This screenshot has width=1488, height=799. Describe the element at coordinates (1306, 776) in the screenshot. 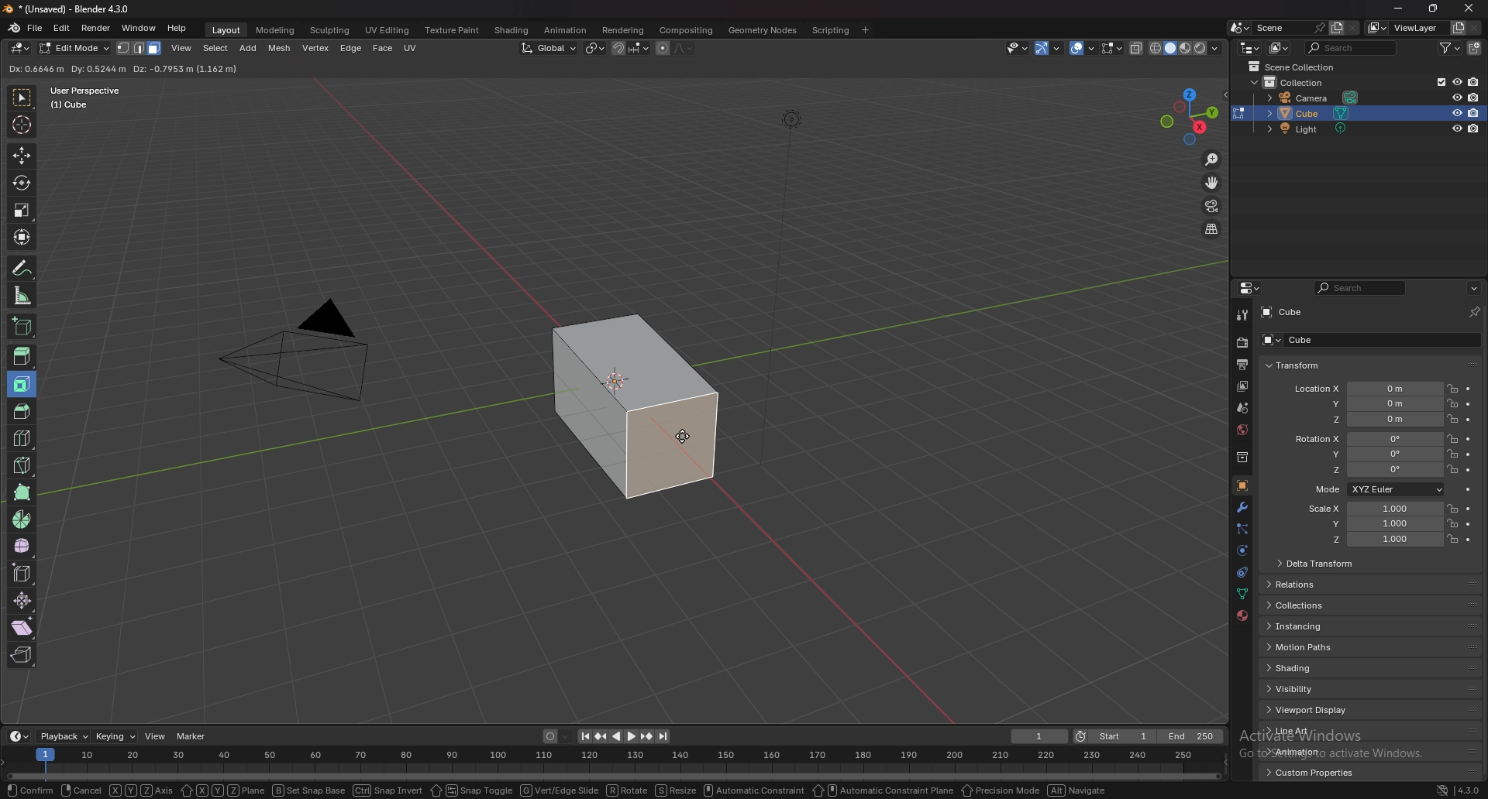

I see `custom` at that location.